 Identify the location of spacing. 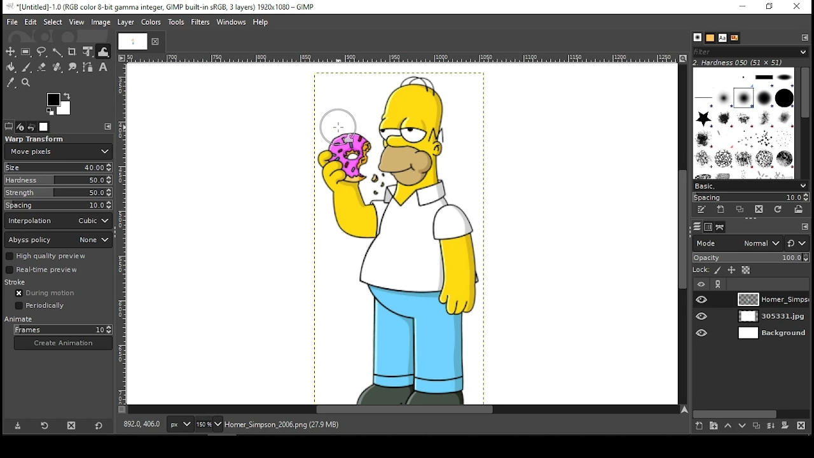
(59, 204).